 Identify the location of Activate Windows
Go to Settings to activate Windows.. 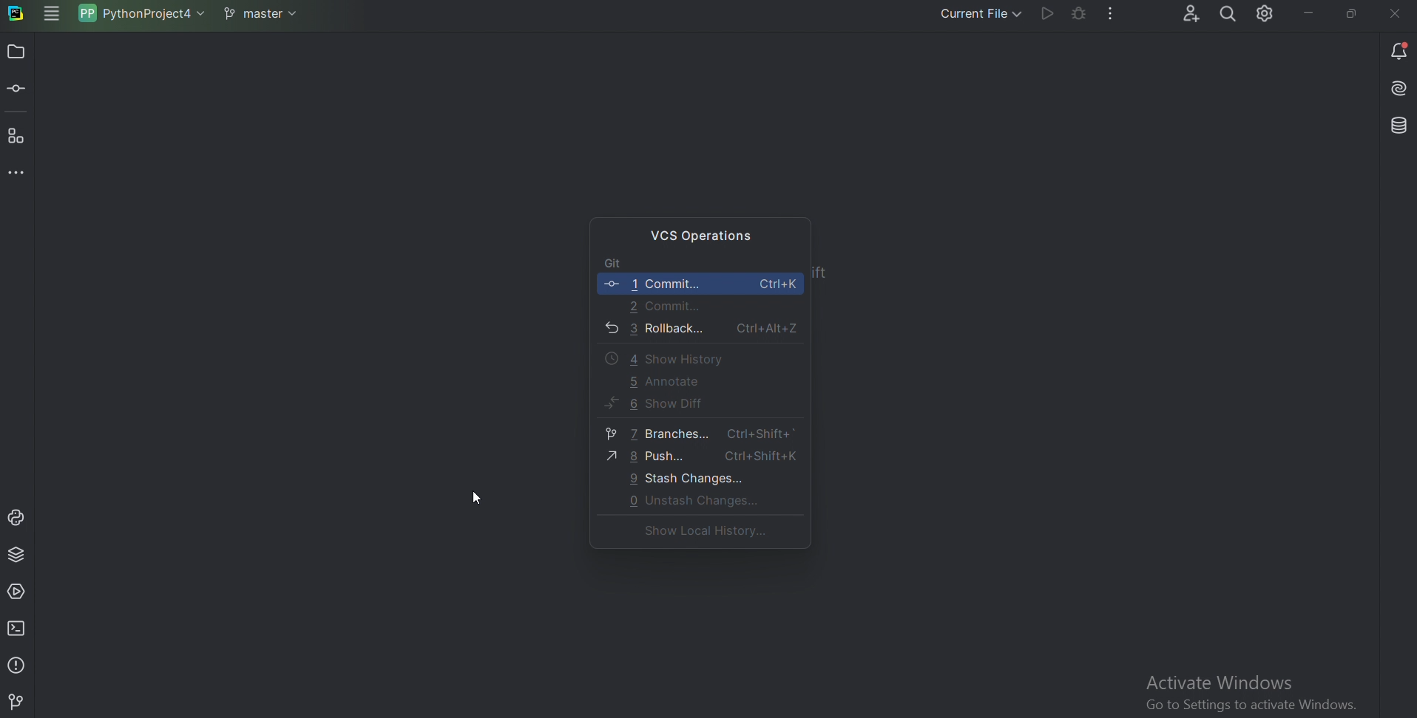
(1259, 689).